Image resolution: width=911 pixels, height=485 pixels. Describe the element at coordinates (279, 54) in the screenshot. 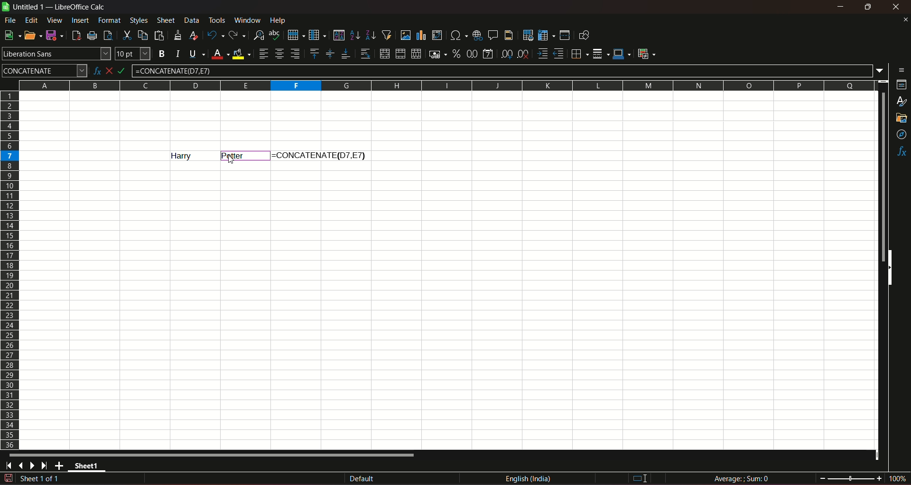

I see `align center` at that location.